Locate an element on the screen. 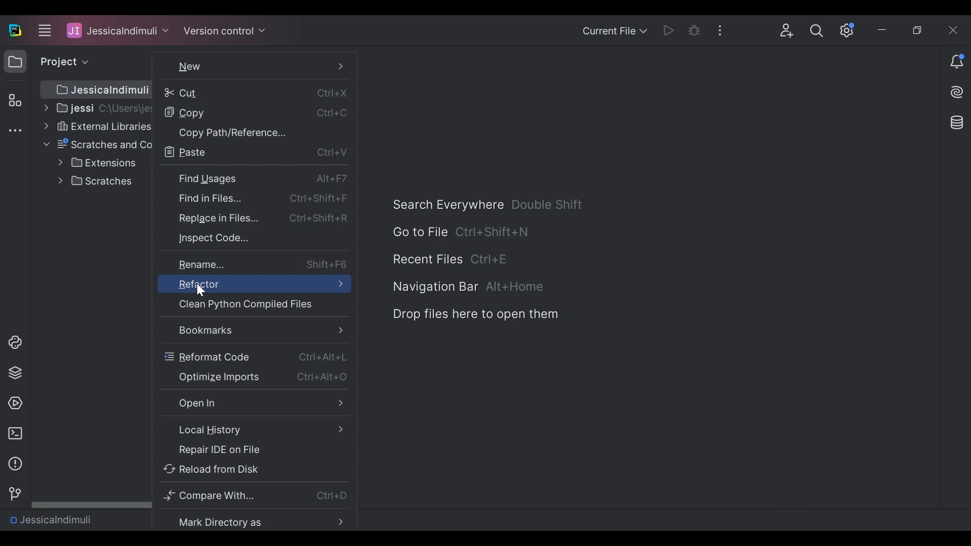  Scratches and Console File is located at coordinates (97, 145).